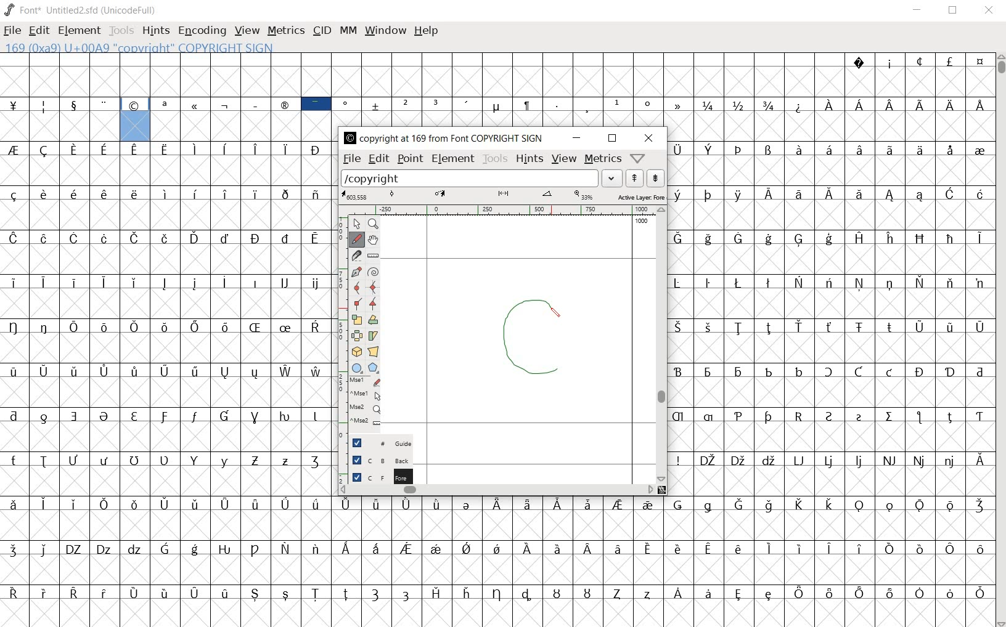  What do you see at coordinates (377, 158) in the screenshot?
I see `edit` at bounding box center [377, 158].